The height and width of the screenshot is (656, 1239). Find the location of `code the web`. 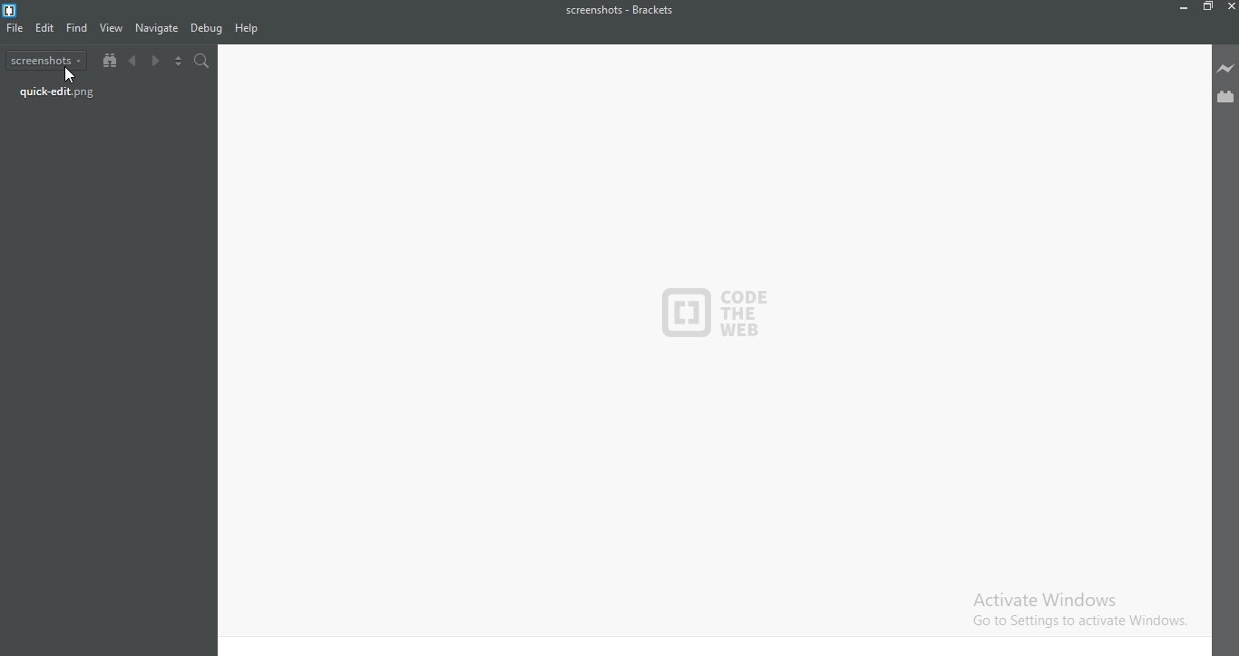

code the web is located at coordinates (714, 314).